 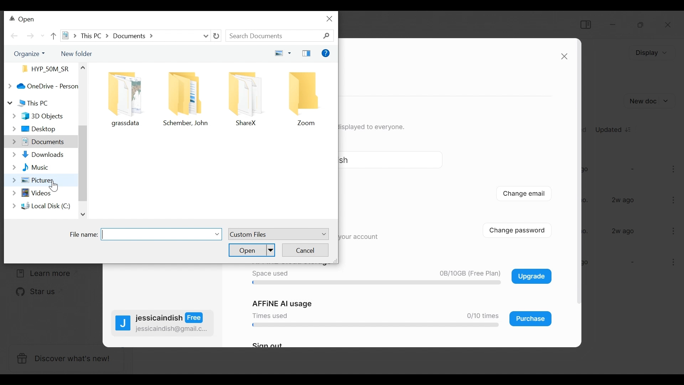 What do you see at coordinates (27, 53) in the screenshot?
I see `Organize` at bounding box center [27, 53].